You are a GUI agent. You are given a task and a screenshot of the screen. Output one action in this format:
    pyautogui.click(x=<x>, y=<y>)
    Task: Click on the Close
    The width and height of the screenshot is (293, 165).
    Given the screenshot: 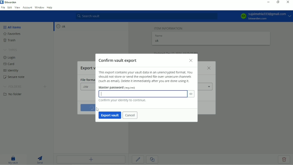 What is the action you would take?
    pyautogui.click(x=287, y=2)
    